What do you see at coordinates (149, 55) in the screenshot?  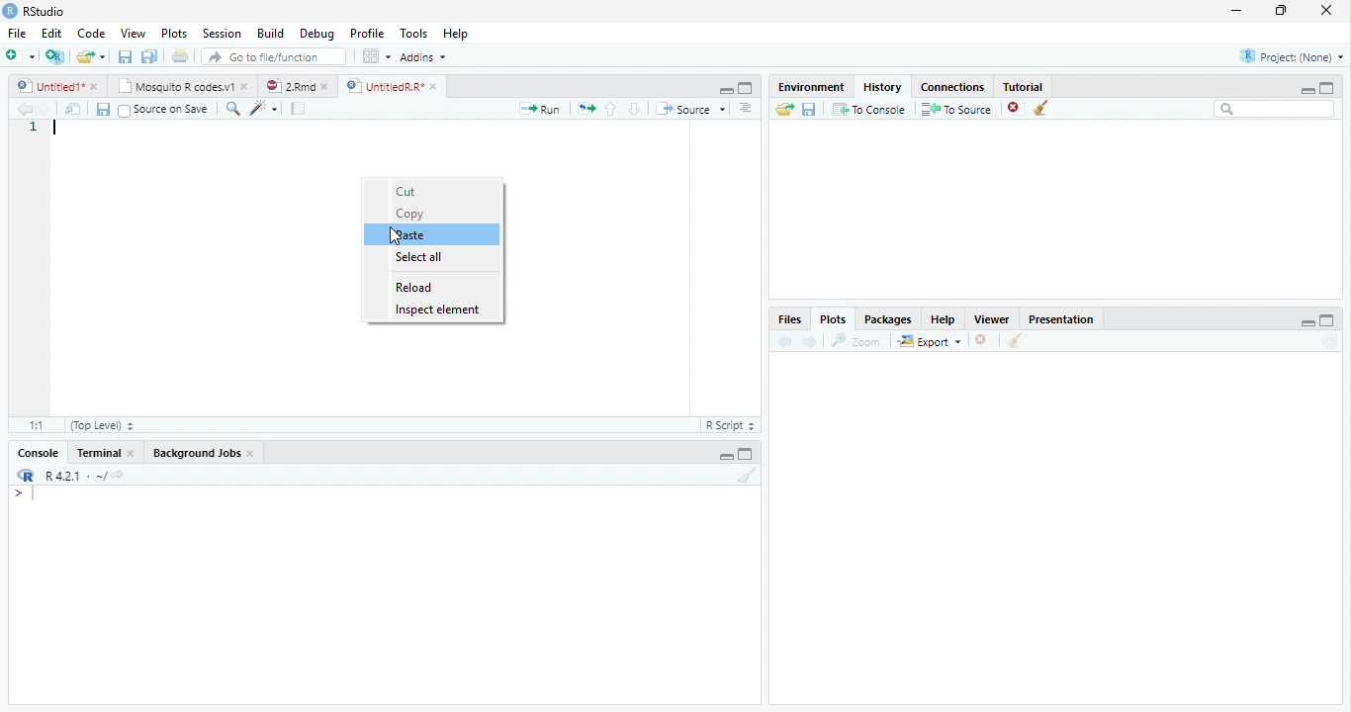 I see `save all open document` at bounding box center [149, 55].